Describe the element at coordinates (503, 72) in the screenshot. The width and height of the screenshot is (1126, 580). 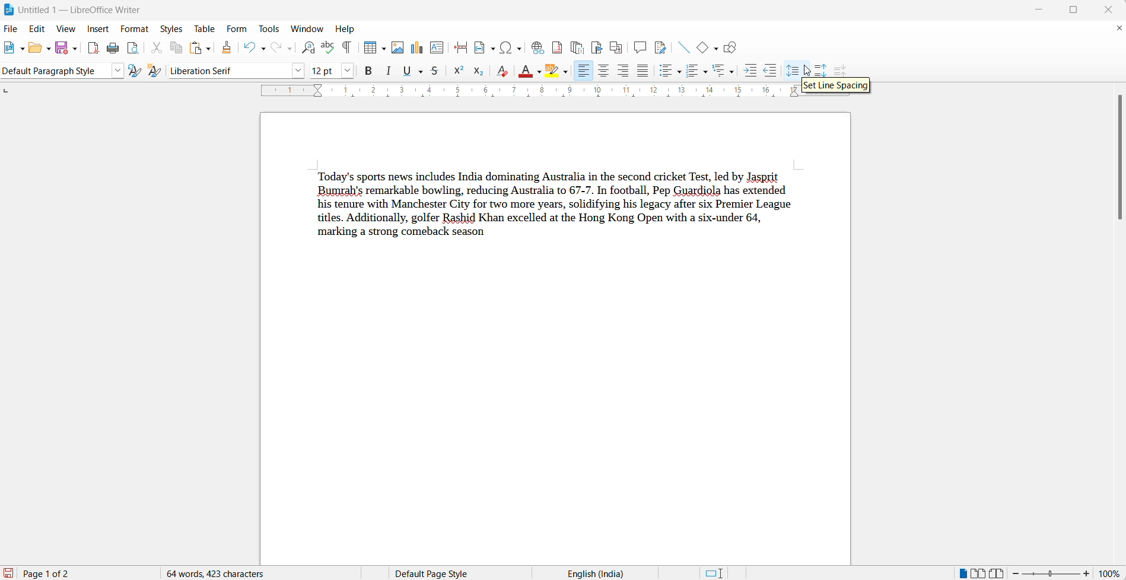
I see `clear direct formatting` at that location.